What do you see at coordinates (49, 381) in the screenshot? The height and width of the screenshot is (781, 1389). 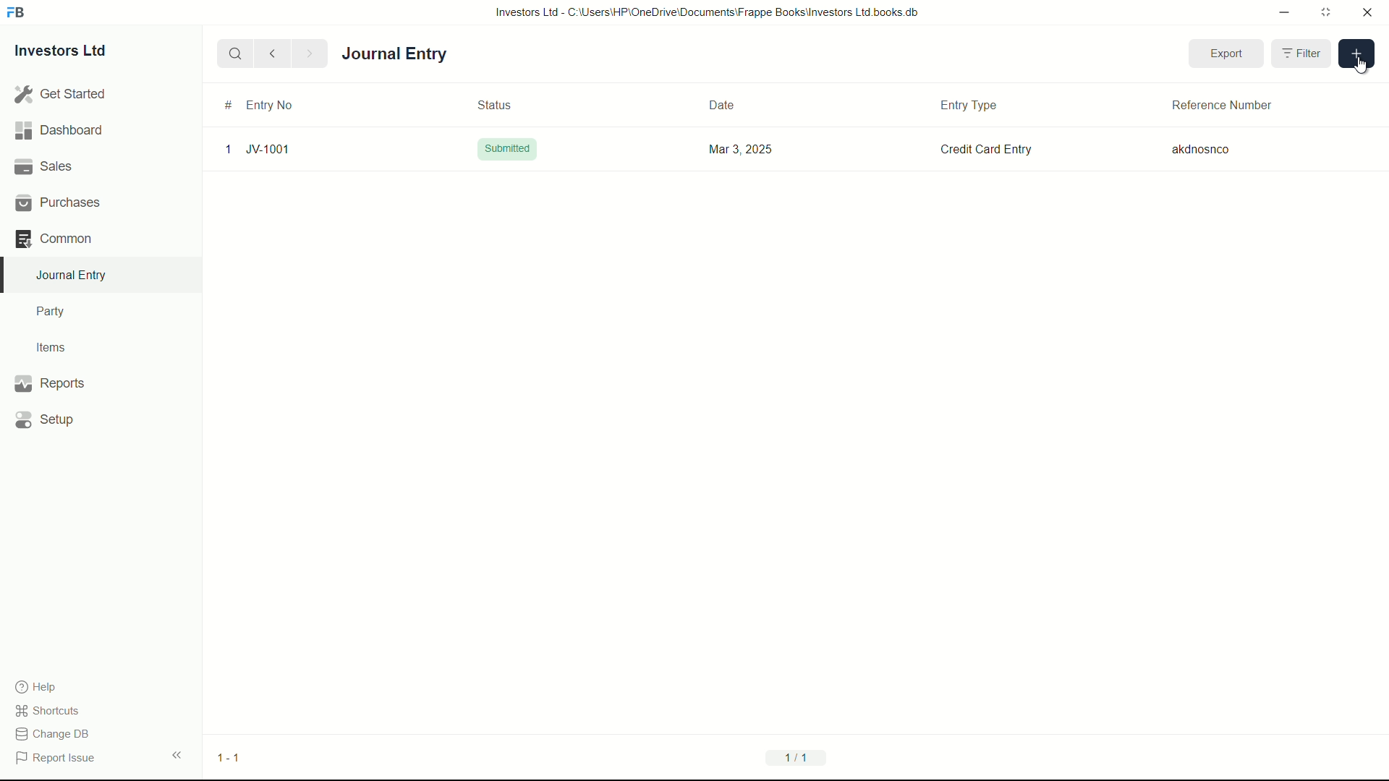 I see `Reports .` at bounding box center [49, 381].